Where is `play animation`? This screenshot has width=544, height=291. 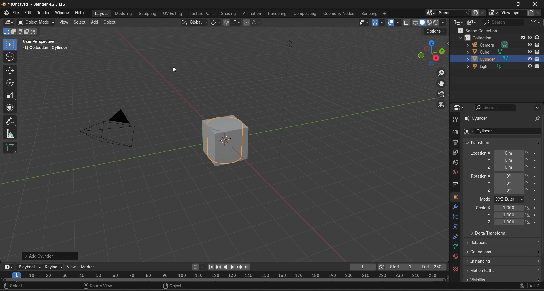
play animation is located at coordinates (228, 267).